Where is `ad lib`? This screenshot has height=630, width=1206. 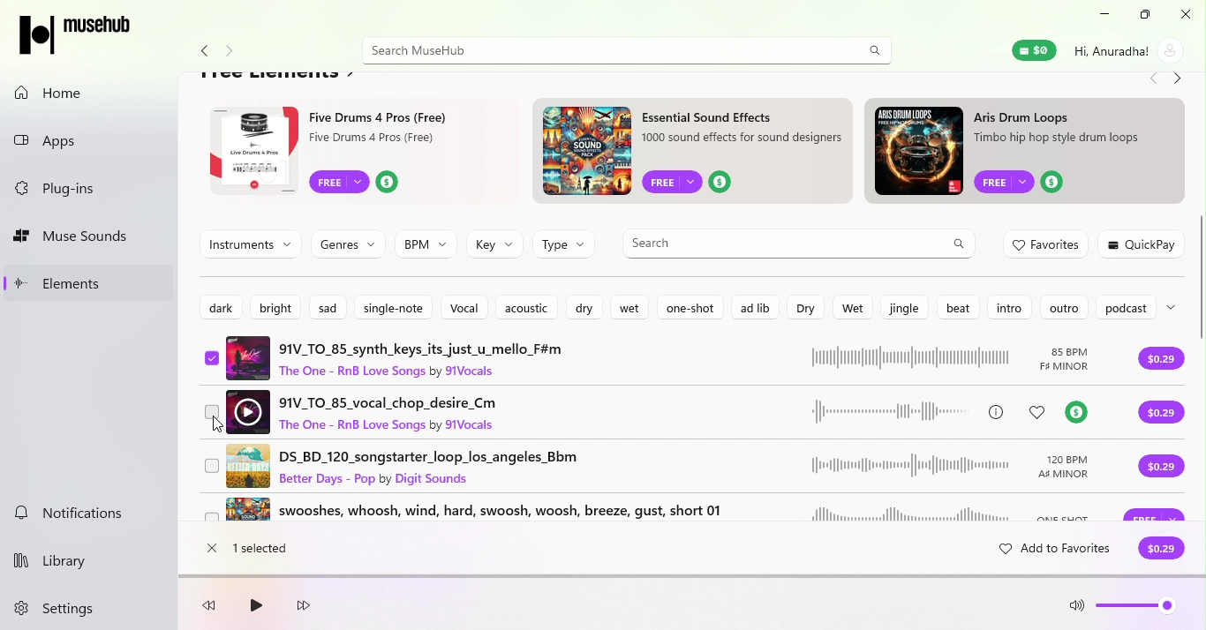 ad lib is located at coordinates (752, 306).